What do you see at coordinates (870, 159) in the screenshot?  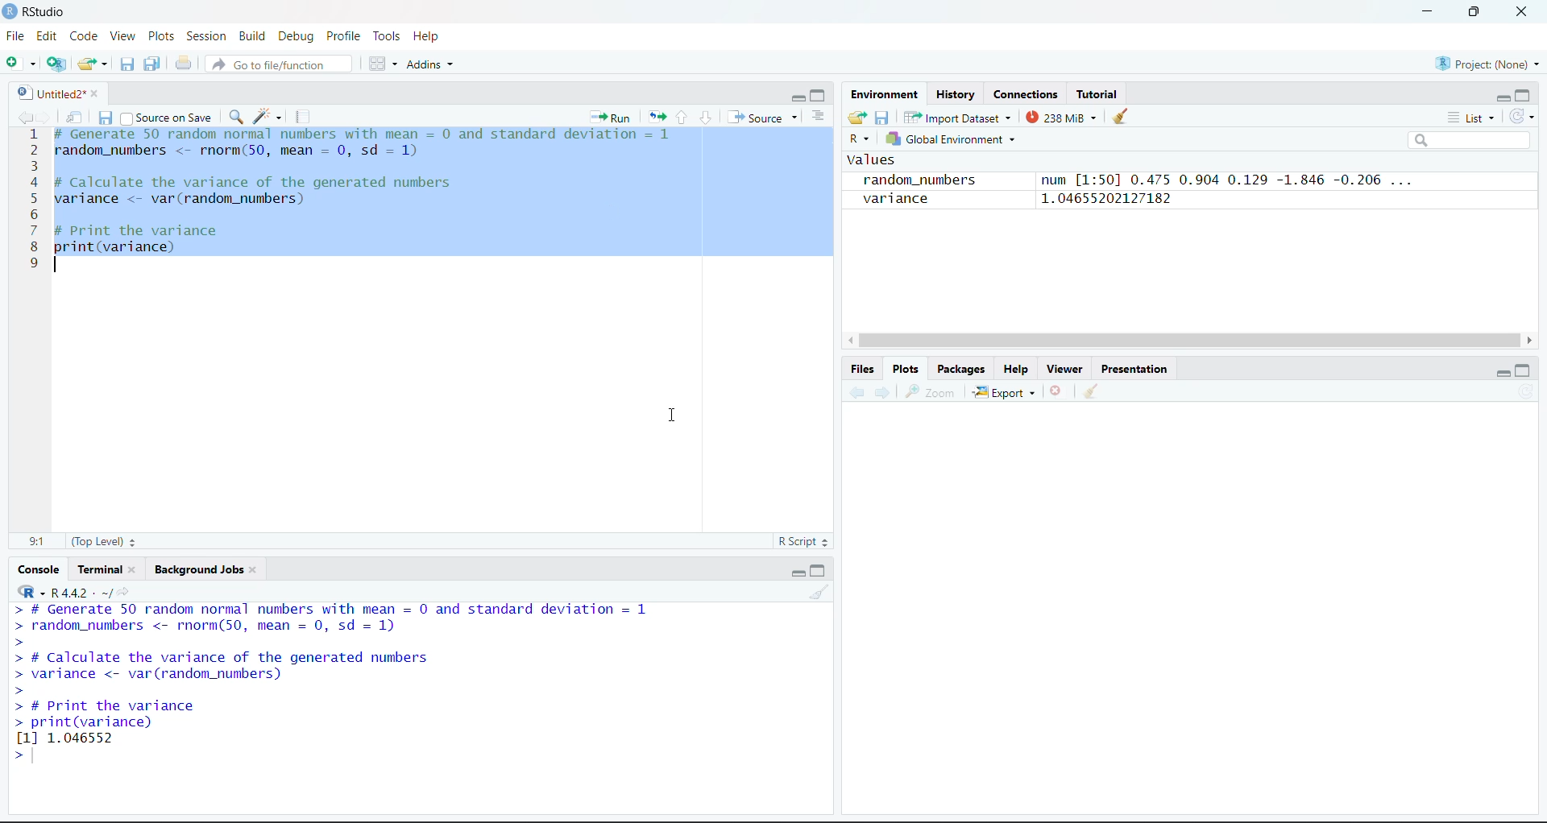 I see `values` at bounding box center [870, 159].